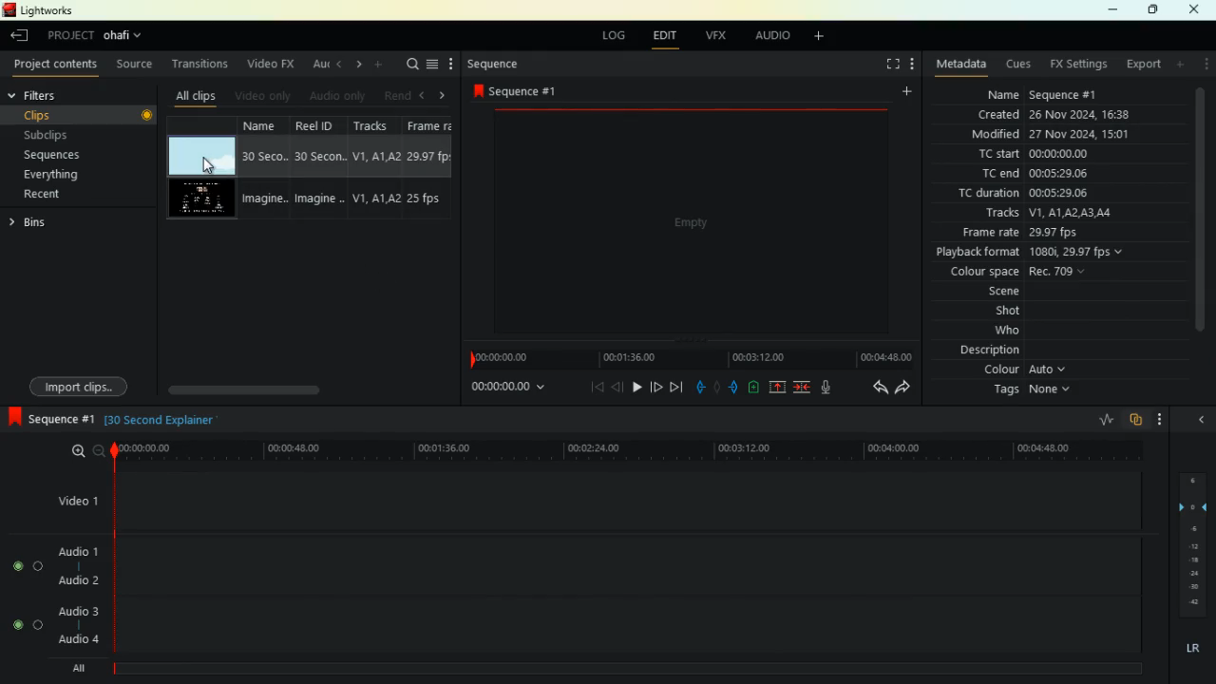 This screenshot has height=684, width=1216. I want to click on project contents, so click(56, 65).